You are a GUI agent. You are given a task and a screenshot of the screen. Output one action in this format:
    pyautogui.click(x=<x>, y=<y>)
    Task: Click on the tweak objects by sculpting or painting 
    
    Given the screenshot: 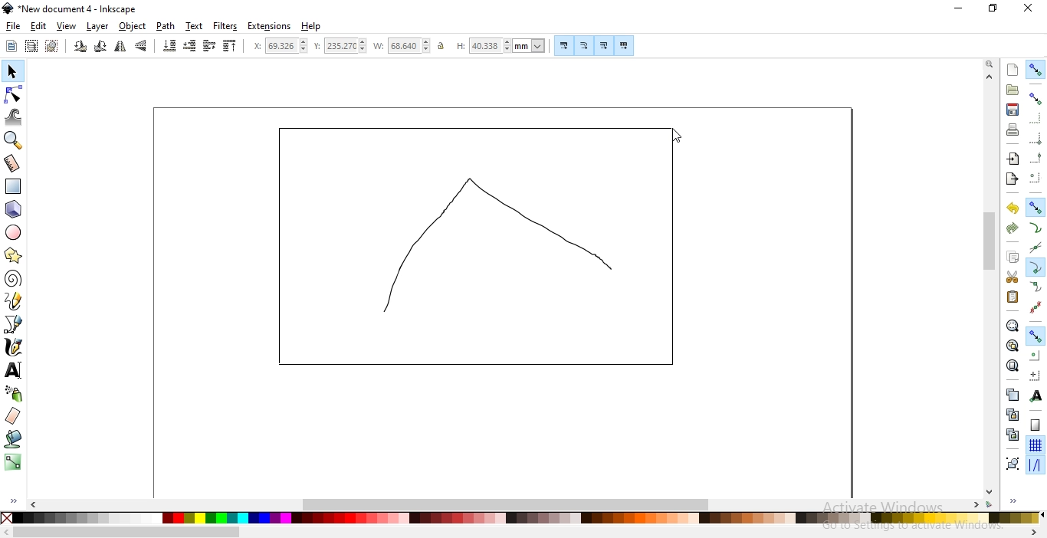 What is the action you would take?
    pyautogui.click(x=14, y=117)
    